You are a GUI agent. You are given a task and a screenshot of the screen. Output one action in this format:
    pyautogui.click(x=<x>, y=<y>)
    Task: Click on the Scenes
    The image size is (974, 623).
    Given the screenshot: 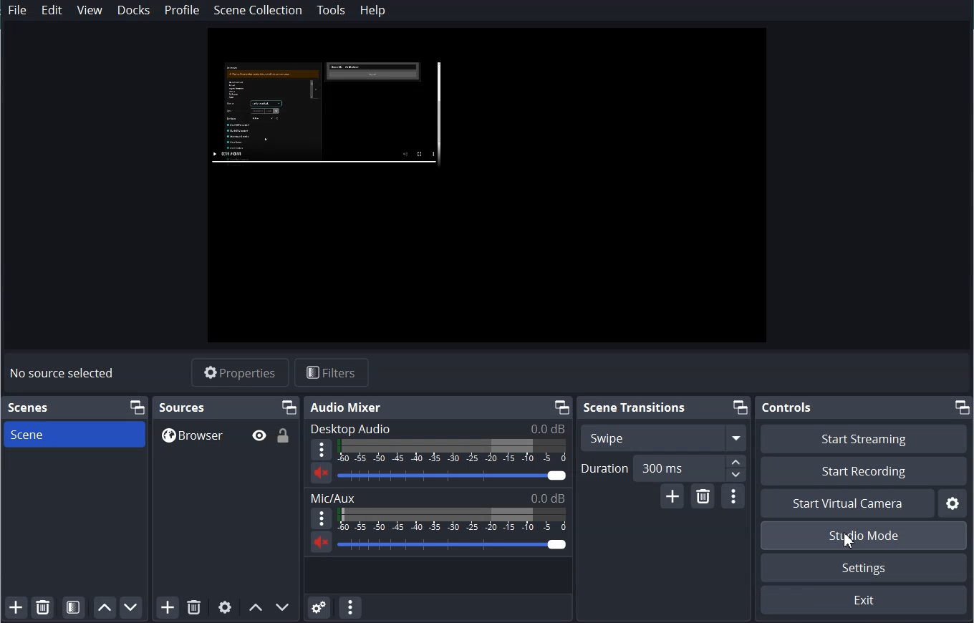 What is the action you would take?
    pyautogui.click(x=28, y=407)
    